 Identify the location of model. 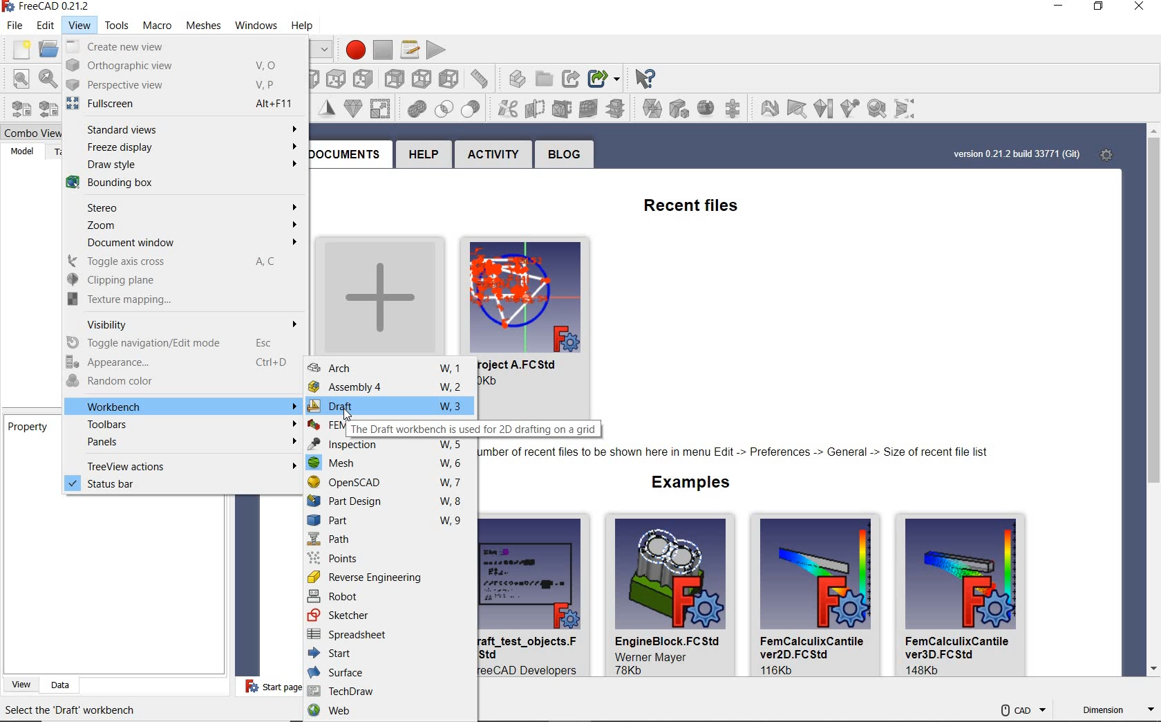
(21, 151).